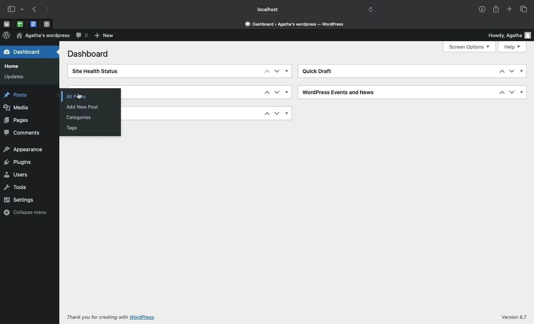  Describe the element at coordinates (17, 120) in the screenshot. I see `Pages` at that location.